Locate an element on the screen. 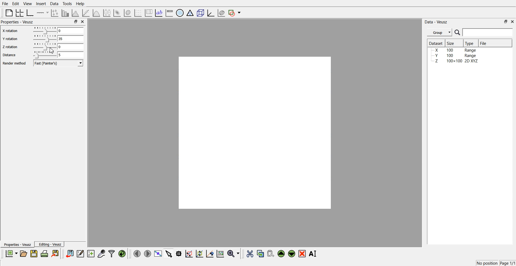 Image resolution: width=516 pixels, height=266 pixels. Z 100x100 2D XYZ is located at coordinates (456, 61).